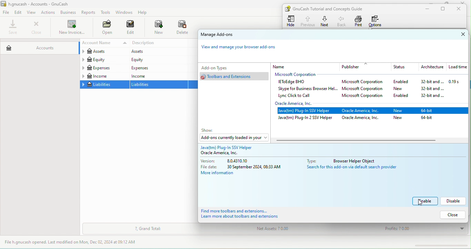  I want to click on enabled, so click(403, 95).